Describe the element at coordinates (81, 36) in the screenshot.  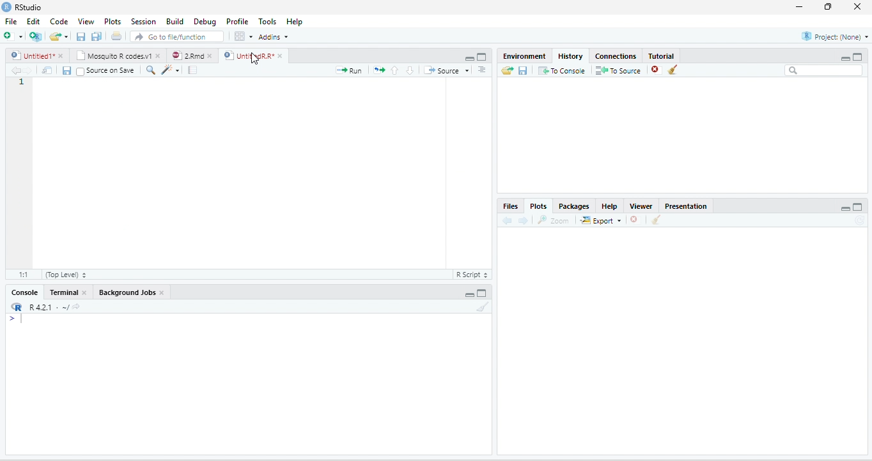
I see `Save current document` at that location.